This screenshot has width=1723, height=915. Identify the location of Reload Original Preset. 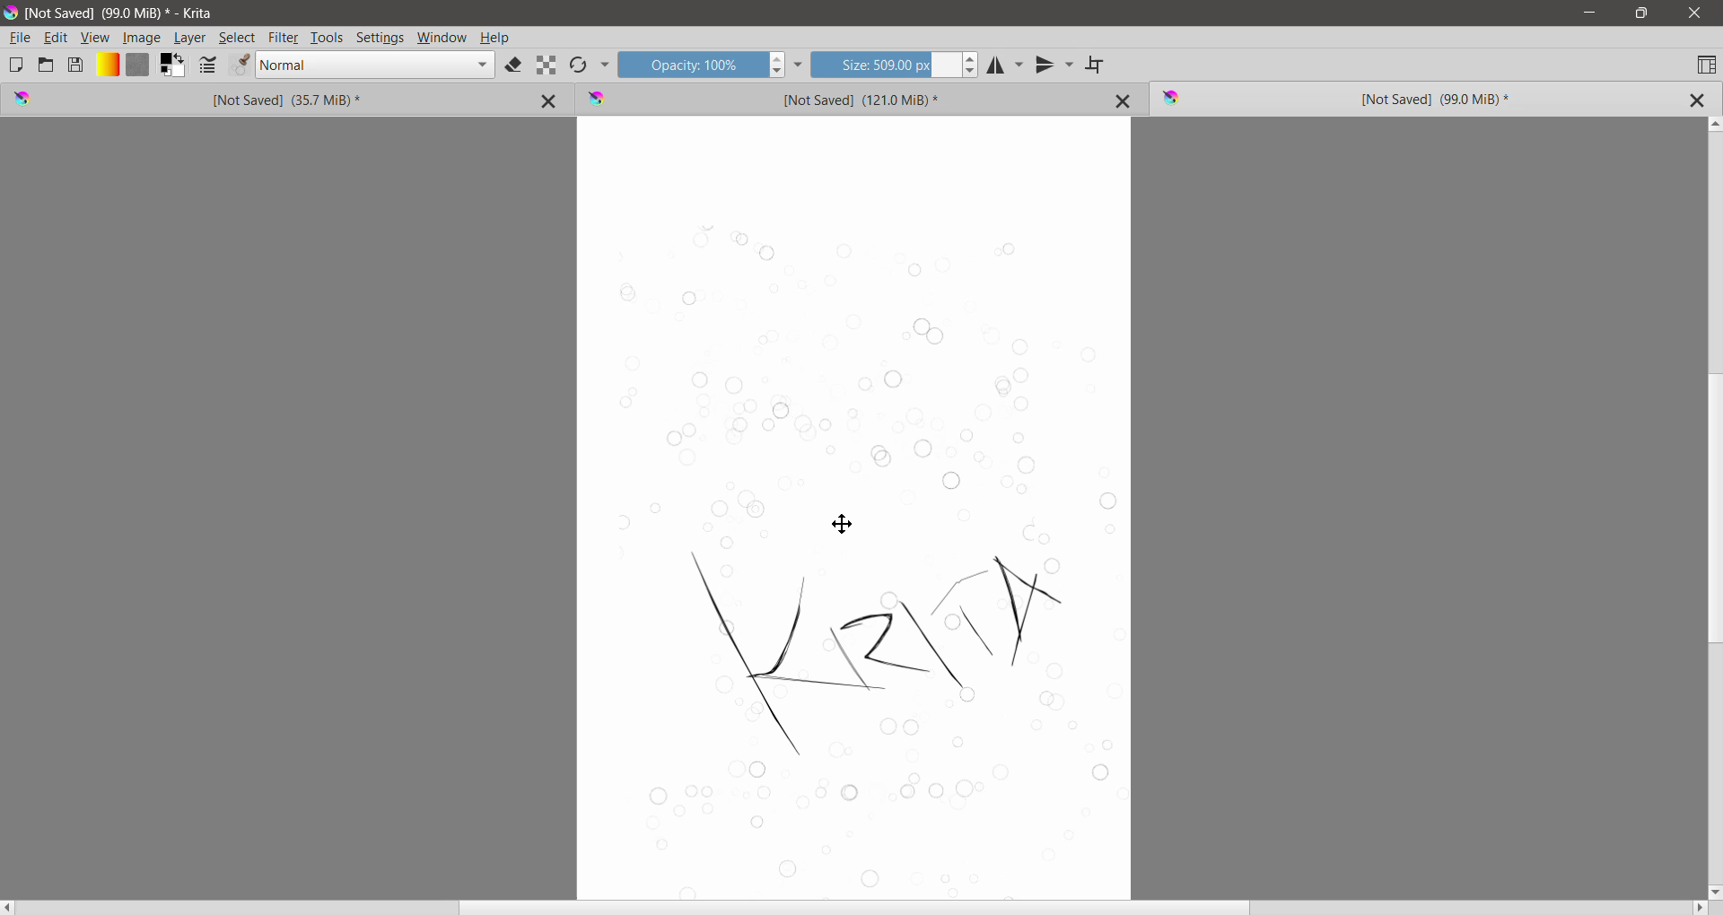
(578, 65).